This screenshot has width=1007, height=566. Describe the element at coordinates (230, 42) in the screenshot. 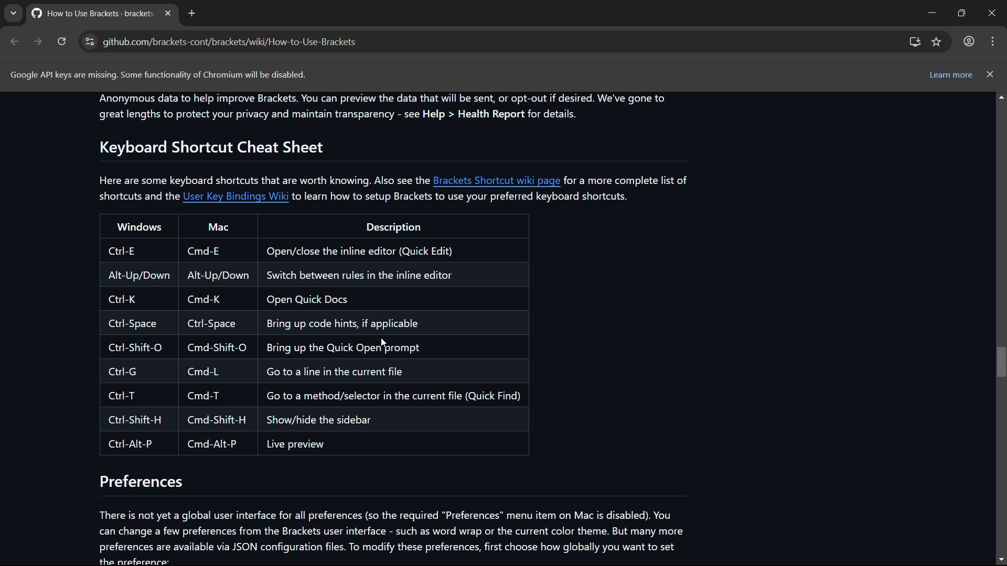

I see `github.com/brackets-cont/brackets/wiki/How-to-Use-Brackets` at that location.